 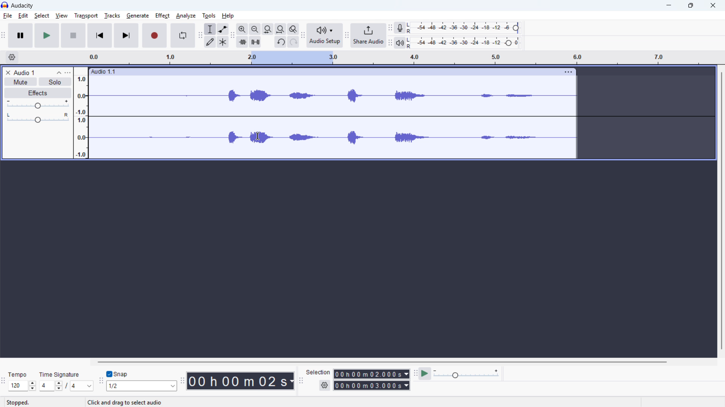 What do you see at coordinates (86, 16) in the screenshot?
I see `Transport` at bounding box center [86, 16].